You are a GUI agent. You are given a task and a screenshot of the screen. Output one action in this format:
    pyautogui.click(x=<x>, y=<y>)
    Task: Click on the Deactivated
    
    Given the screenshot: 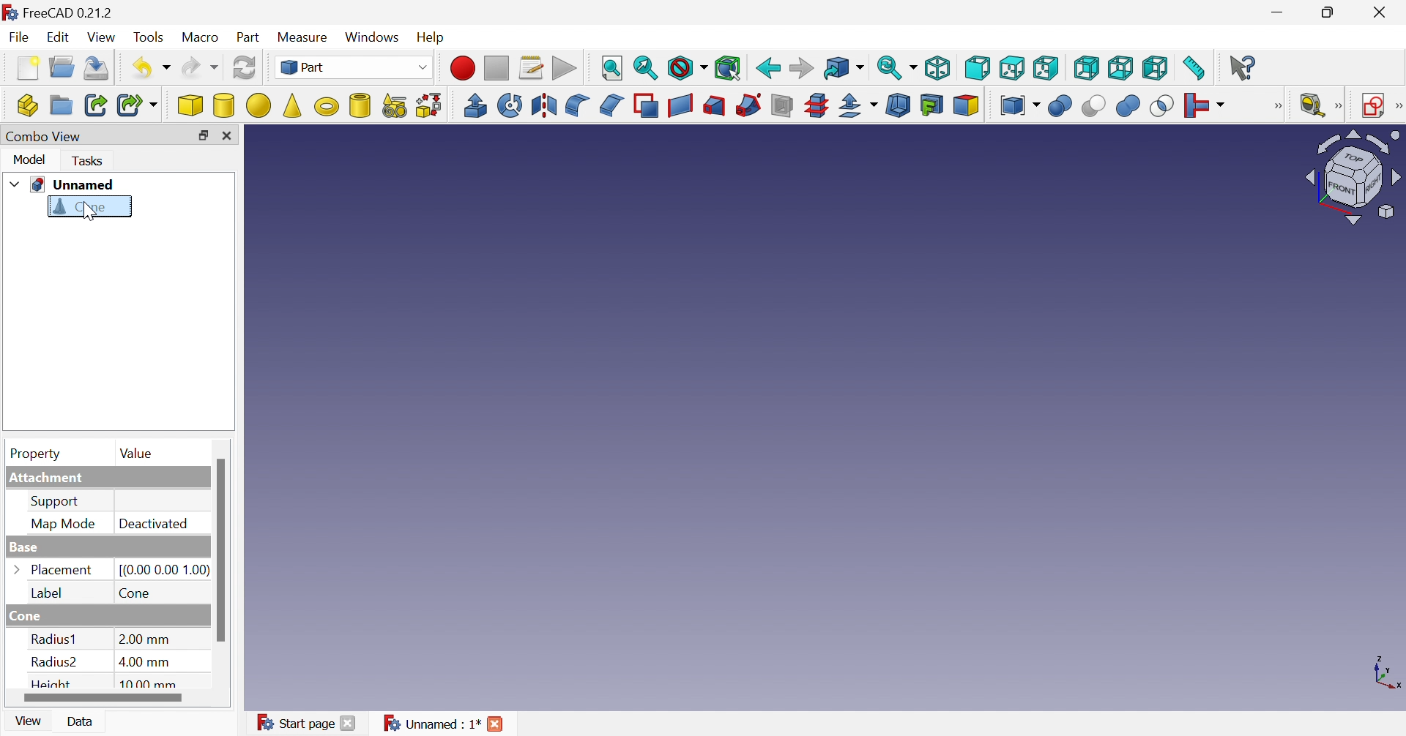 What is the action you would take?
    pyautogui.click(x=156, y=523)
    